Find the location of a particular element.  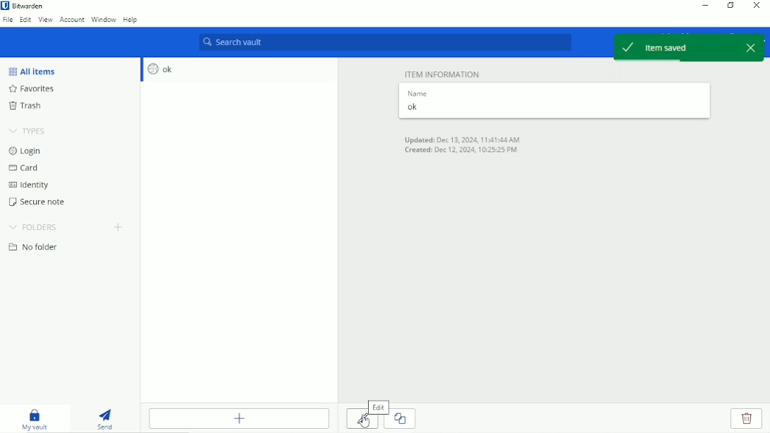

Item information is located at coordinates (442, 74).